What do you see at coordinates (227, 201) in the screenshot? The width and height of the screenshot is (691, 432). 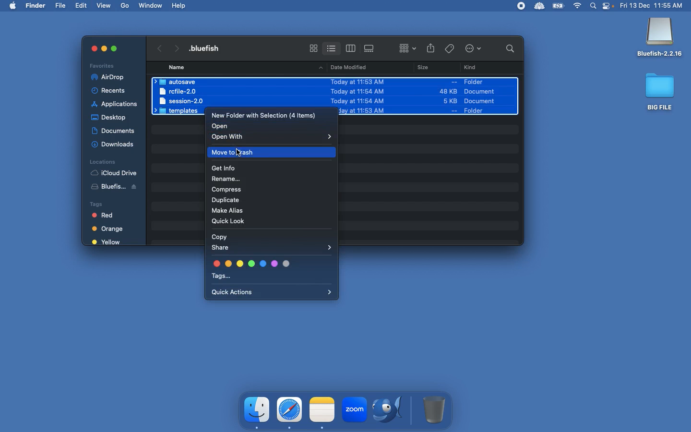 I see `Duplicate` at bounding box center [227, 201].